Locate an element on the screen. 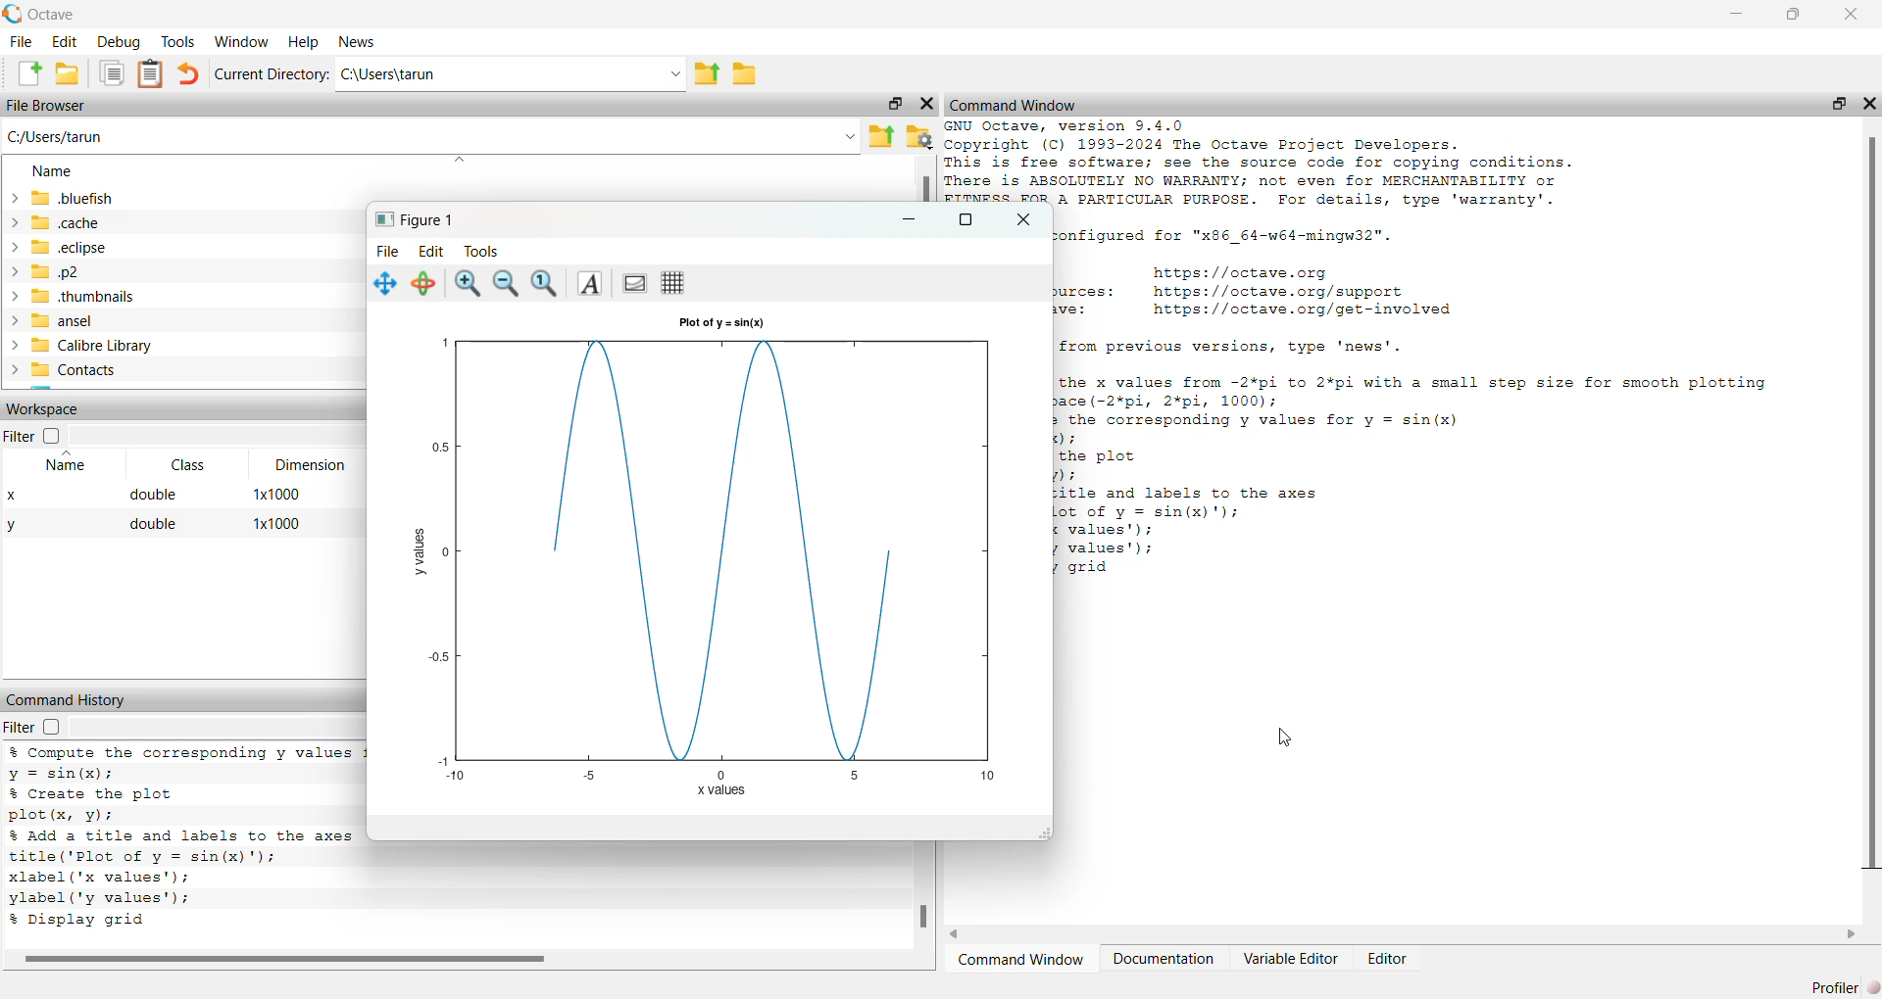 The width and height of the screenshot is (1882, 999). scroll bar is located at coordinates (1870, 503).